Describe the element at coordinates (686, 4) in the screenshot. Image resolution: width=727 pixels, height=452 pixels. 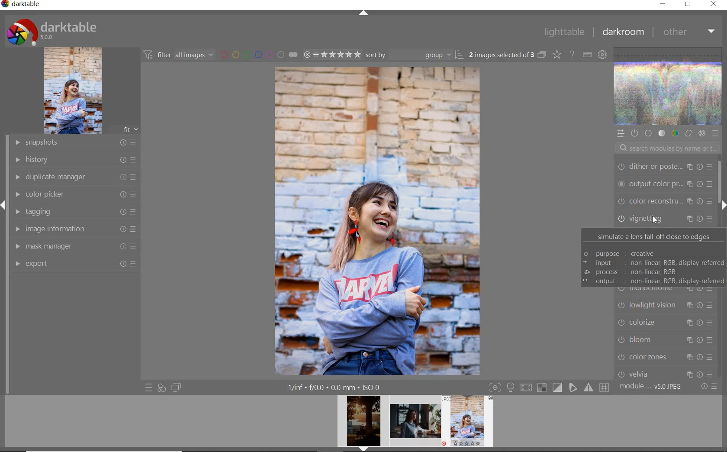
I see `RSTORE` at that location.